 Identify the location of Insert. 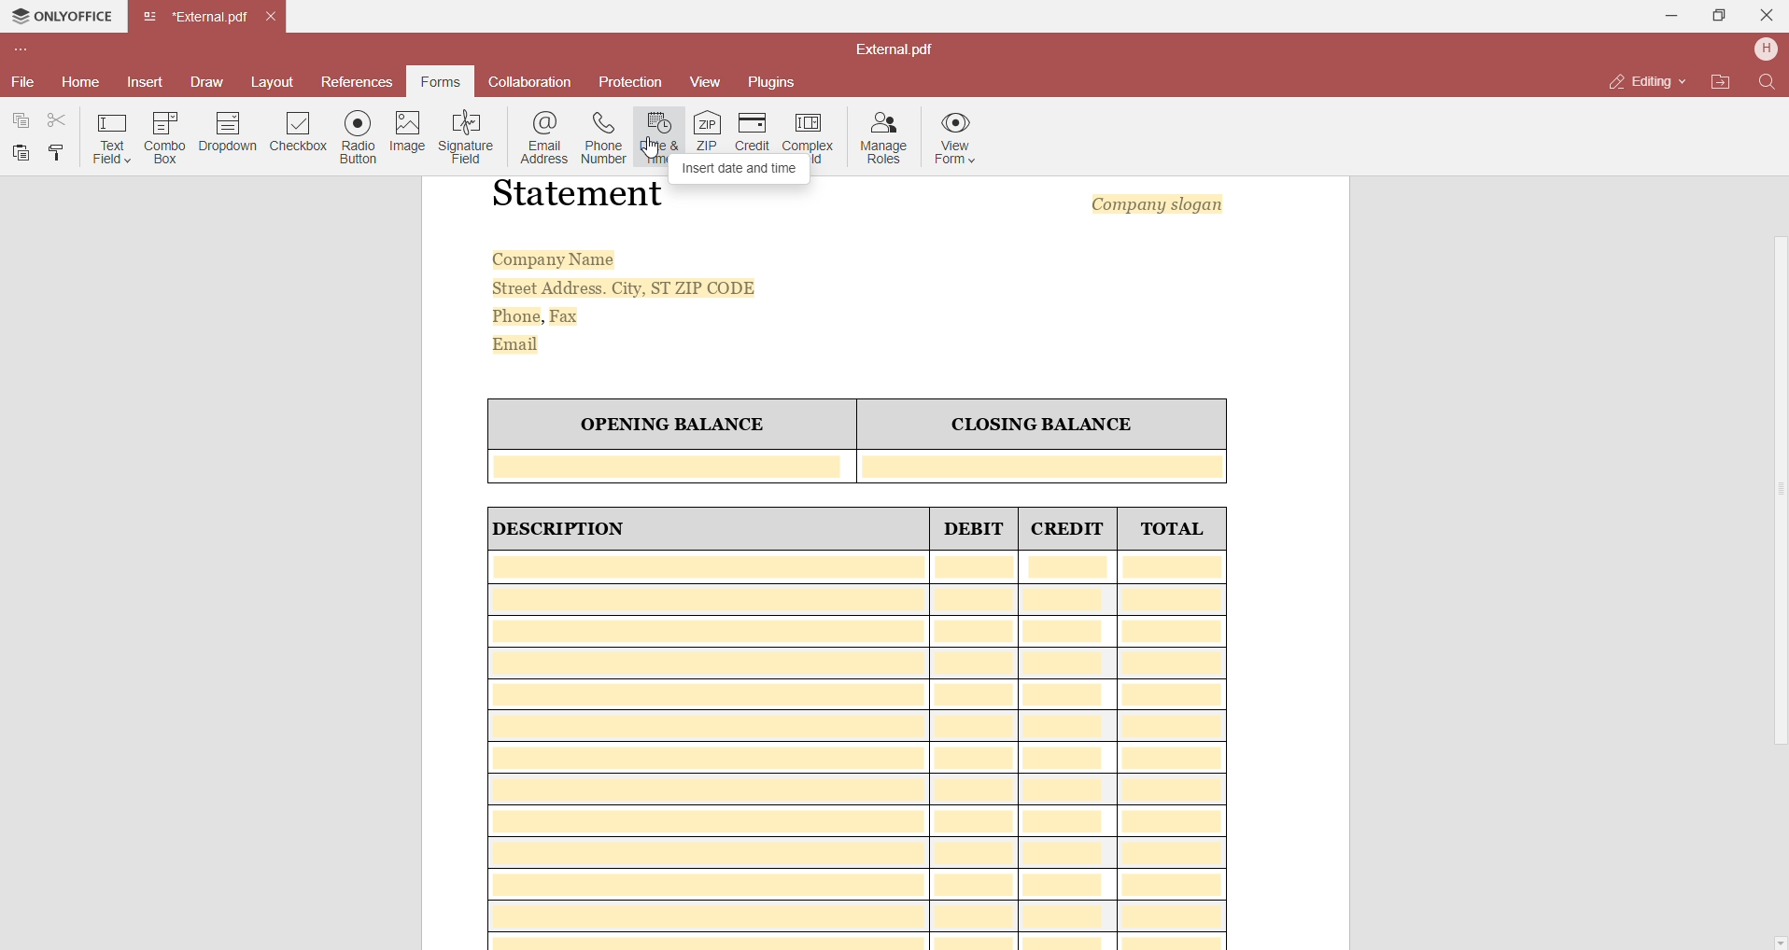
(145, 80).